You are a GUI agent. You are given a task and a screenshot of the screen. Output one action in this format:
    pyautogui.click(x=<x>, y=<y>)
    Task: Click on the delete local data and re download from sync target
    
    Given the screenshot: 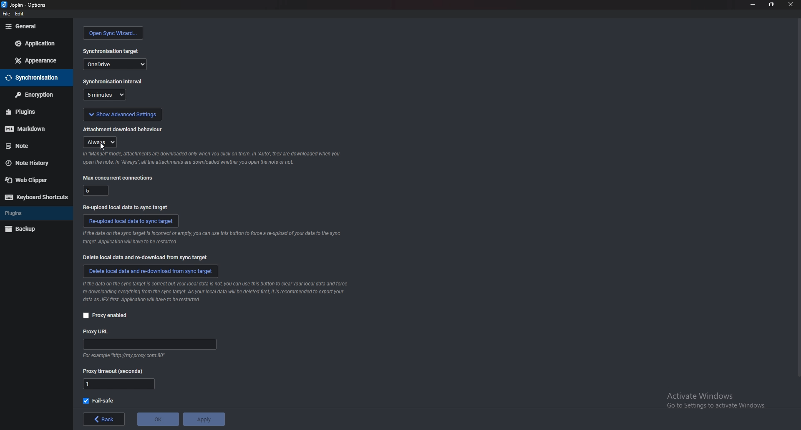 What is the action you would take?
    pyautogui.click(x=152, y=271)
    